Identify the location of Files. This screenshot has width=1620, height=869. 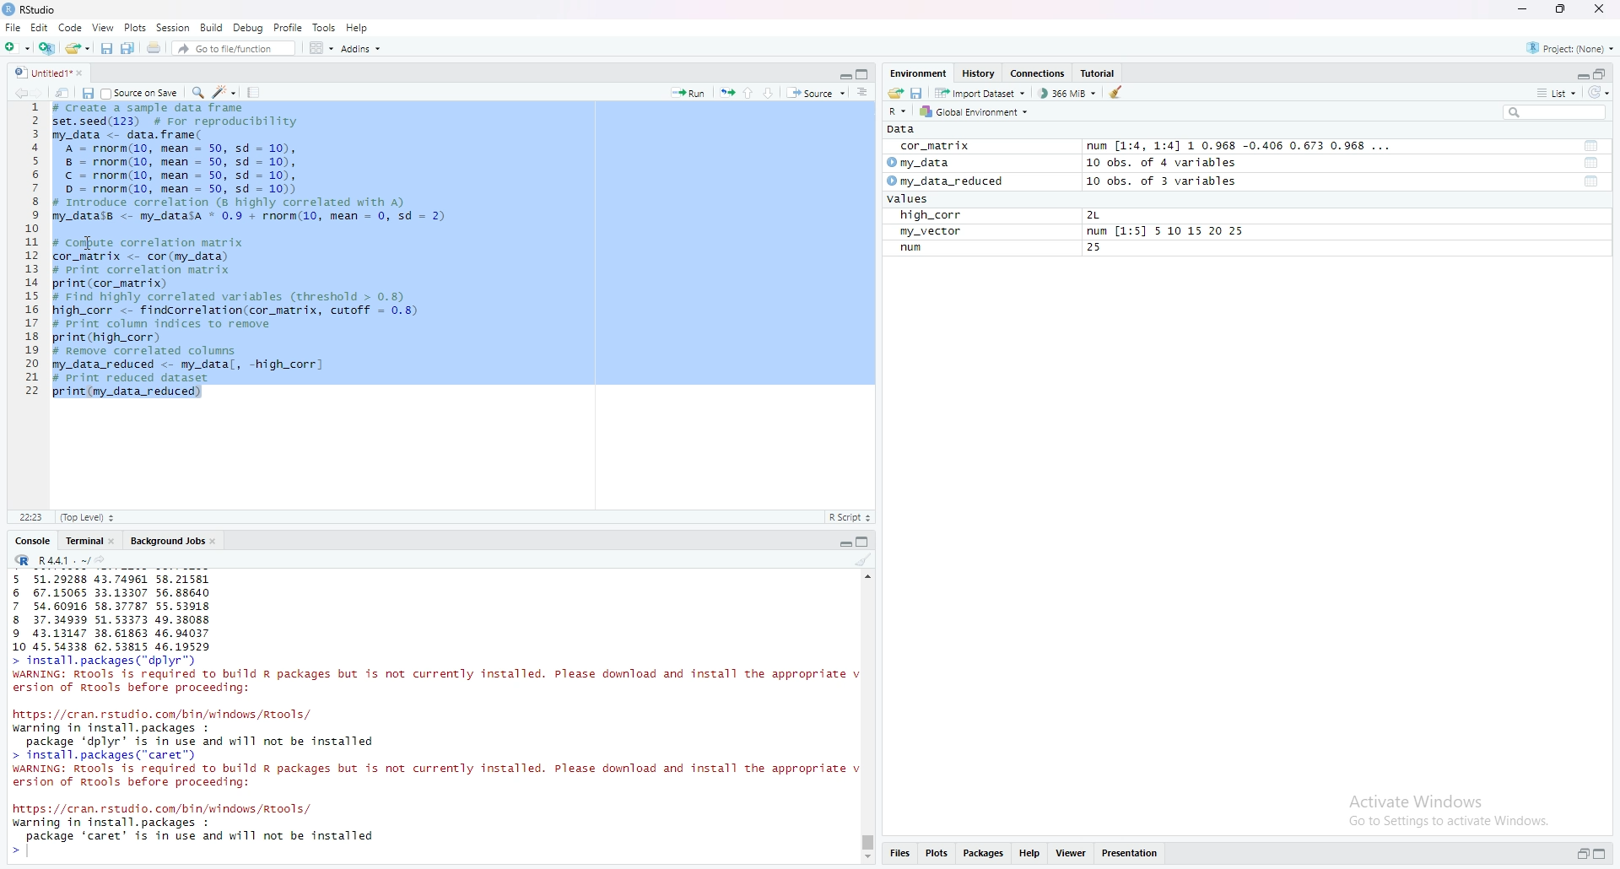
(899, 853).